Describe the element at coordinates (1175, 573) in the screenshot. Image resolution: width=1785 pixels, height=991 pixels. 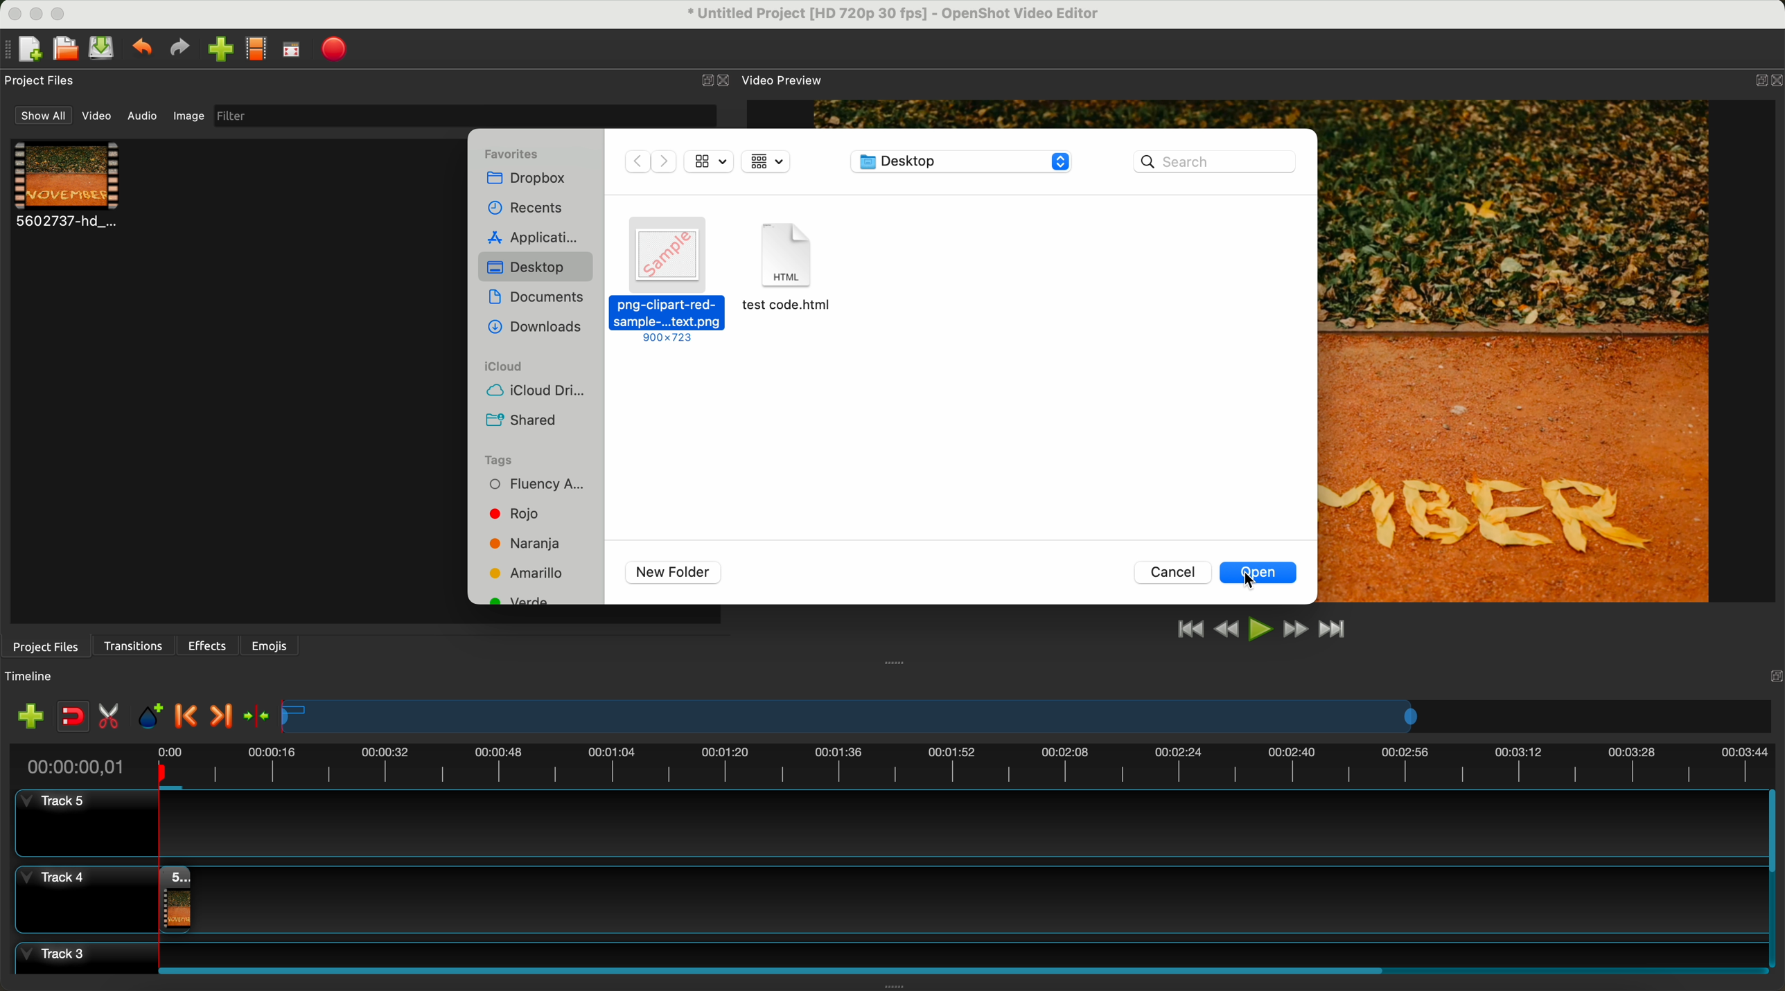
I see `cancel button` at that location.